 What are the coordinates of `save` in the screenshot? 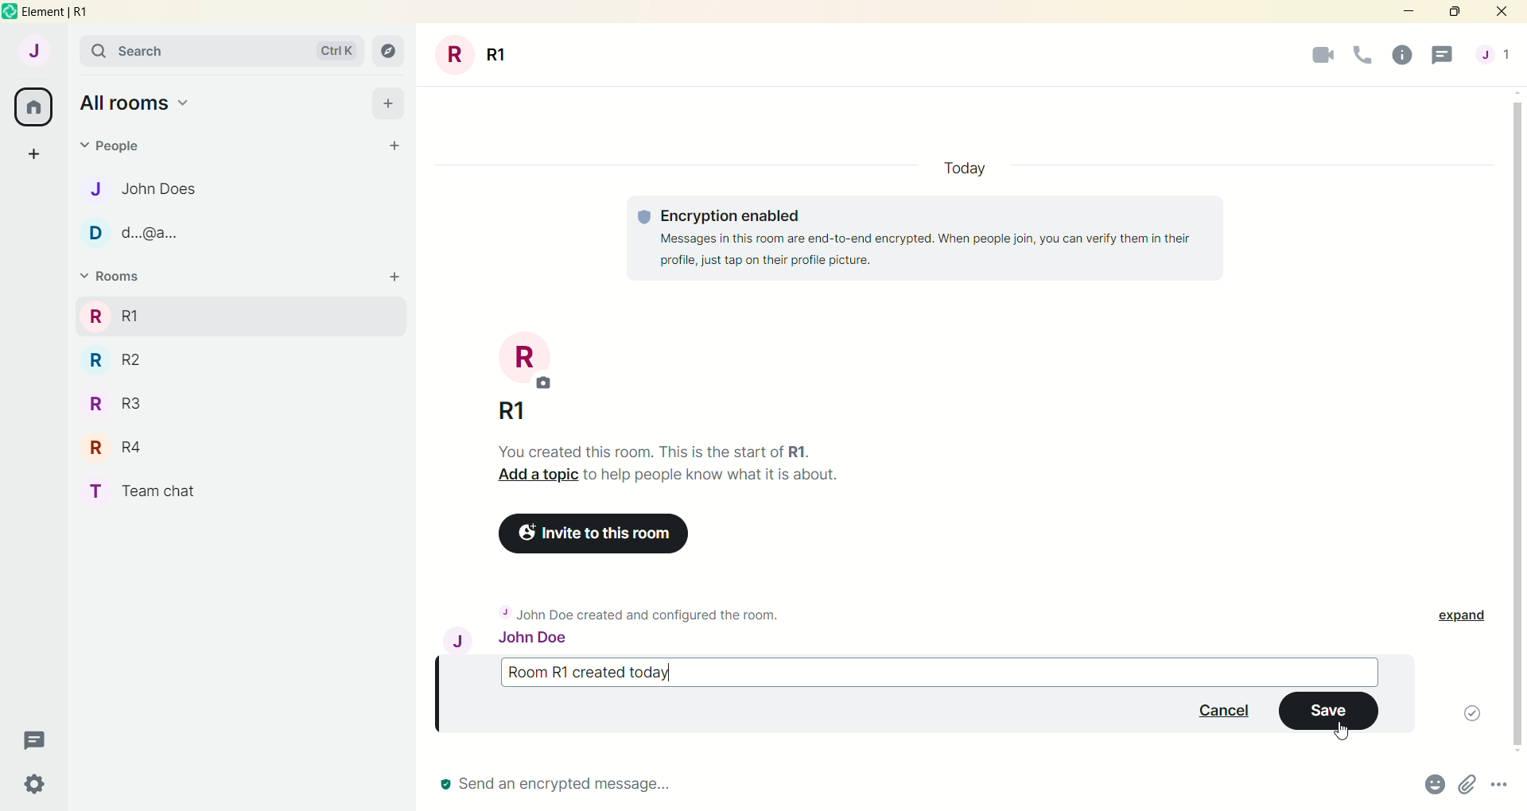 It's located at (1329, 712).